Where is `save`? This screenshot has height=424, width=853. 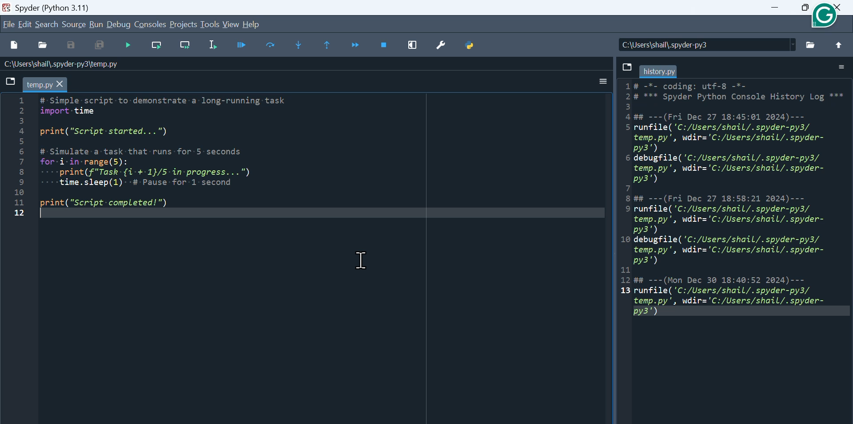 save is located at coordinates (72, 44).